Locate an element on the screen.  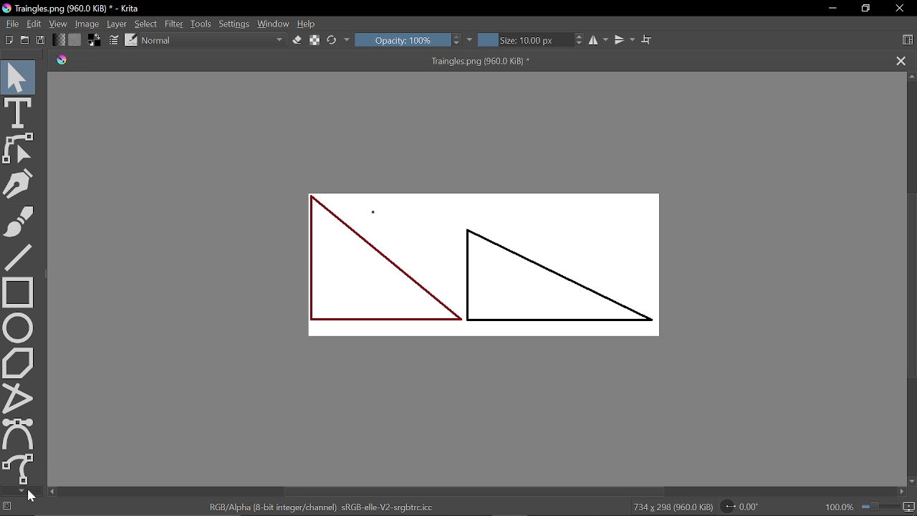
Layer is located at coordinates (116, 23).